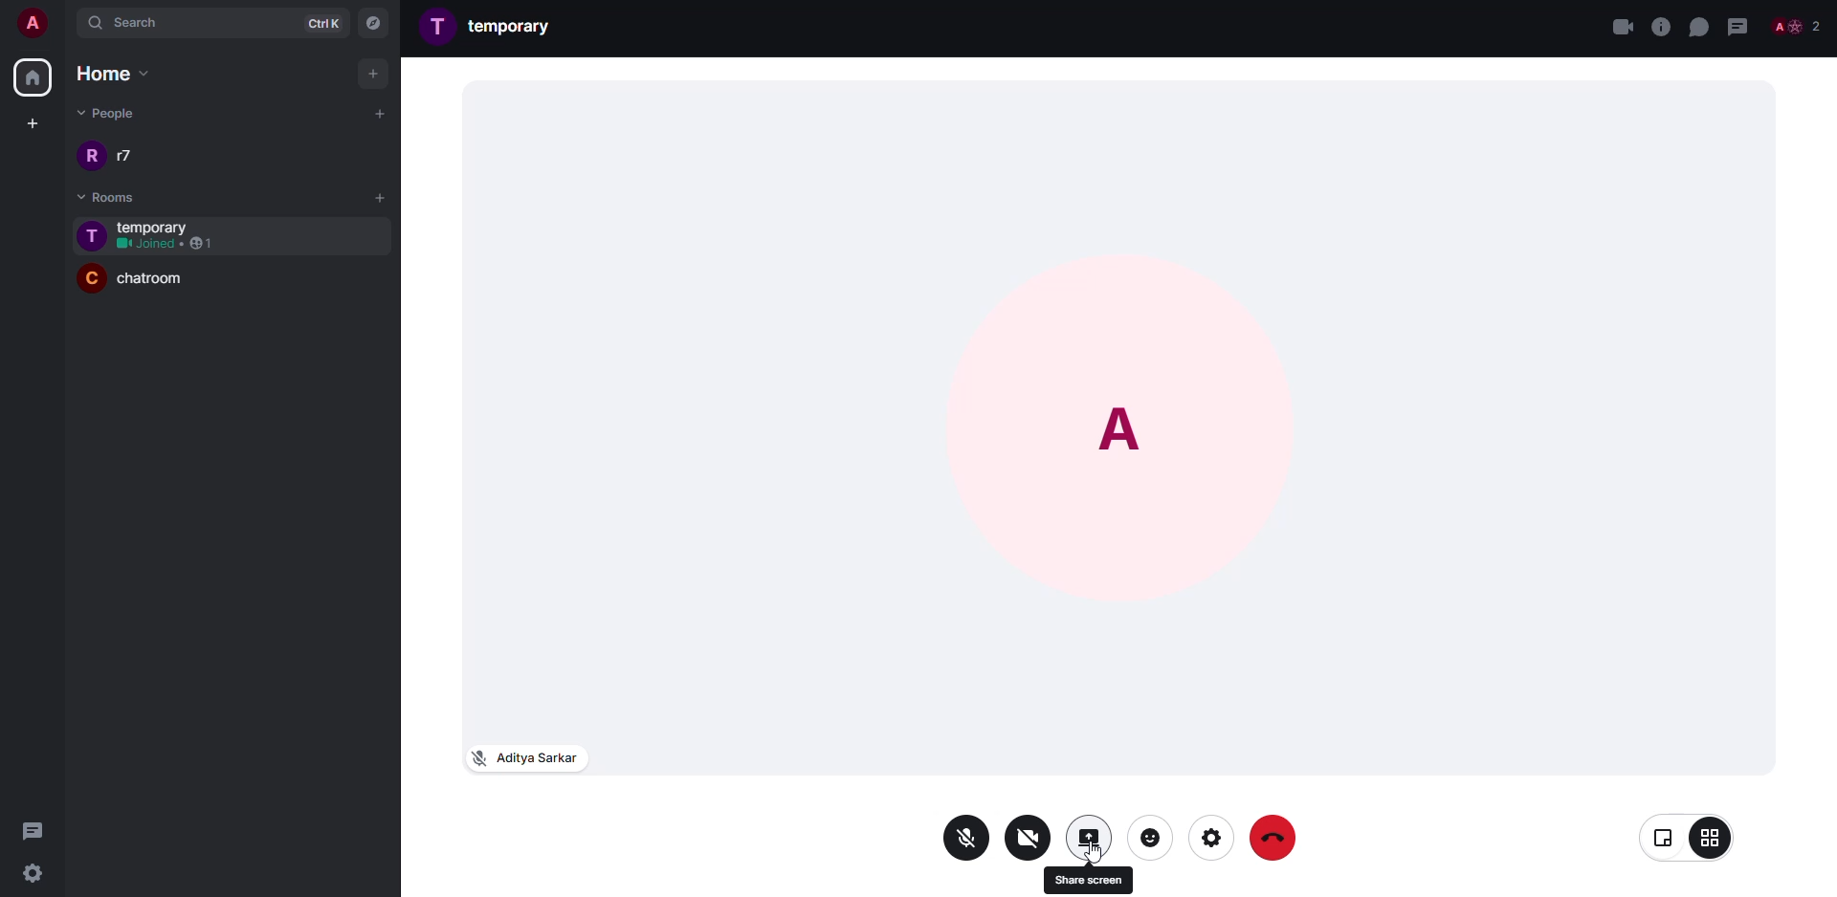 This screenshot has height=897, width=1837. What do you see at coordinates (1738, 26) in the screenshot?
I see `threads` at bounding box center [1738, 26].